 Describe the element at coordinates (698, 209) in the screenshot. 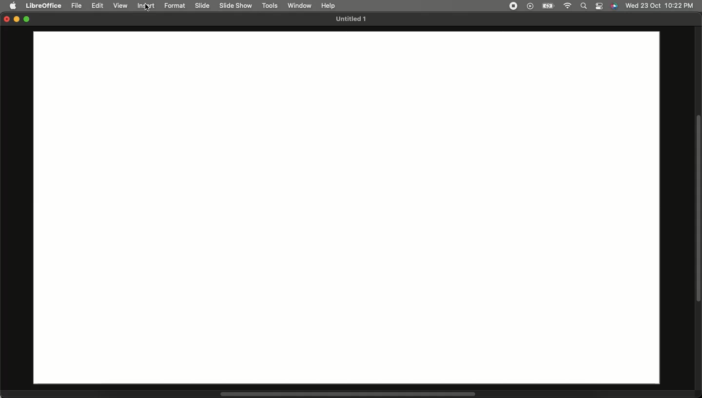

I see `Scroll` at that location.